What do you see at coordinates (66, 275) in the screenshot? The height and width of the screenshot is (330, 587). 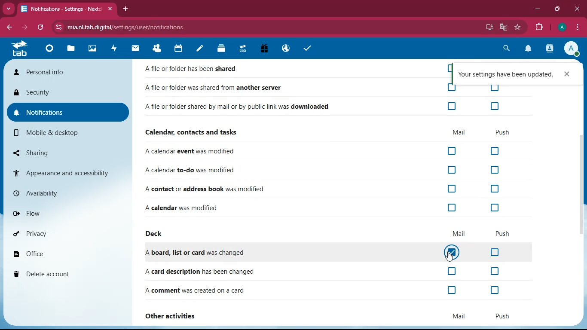 I see `delete account` at bounding box center [66, 275].